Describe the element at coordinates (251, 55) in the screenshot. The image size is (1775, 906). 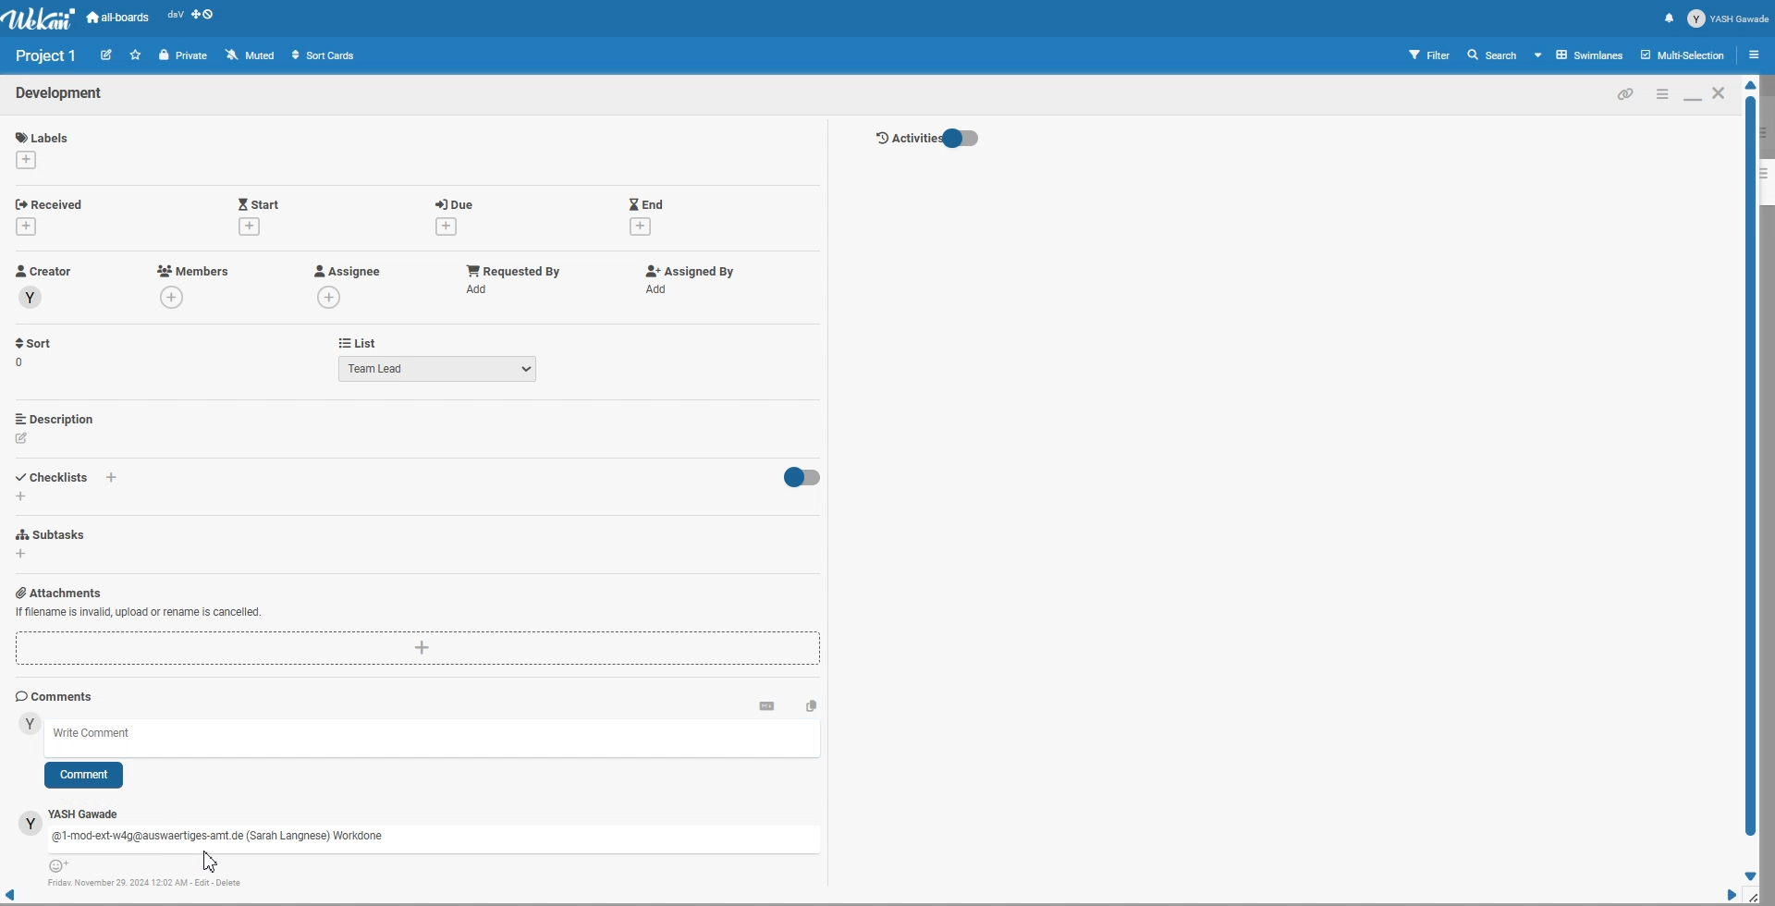
I see `Muted` at that location.